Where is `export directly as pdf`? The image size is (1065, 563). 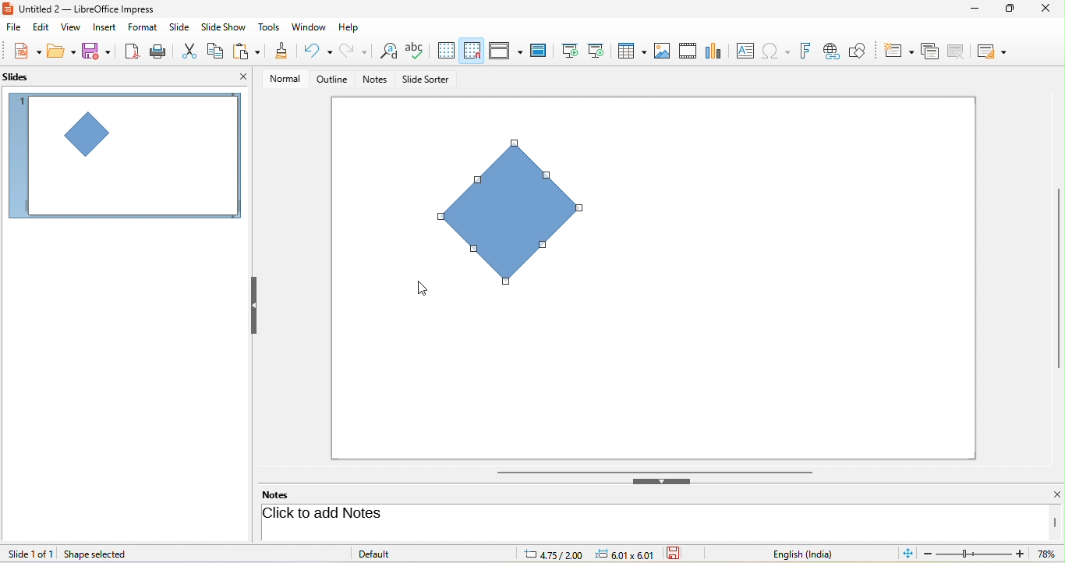 export directly as pdf is located at coordinates (133, 51).